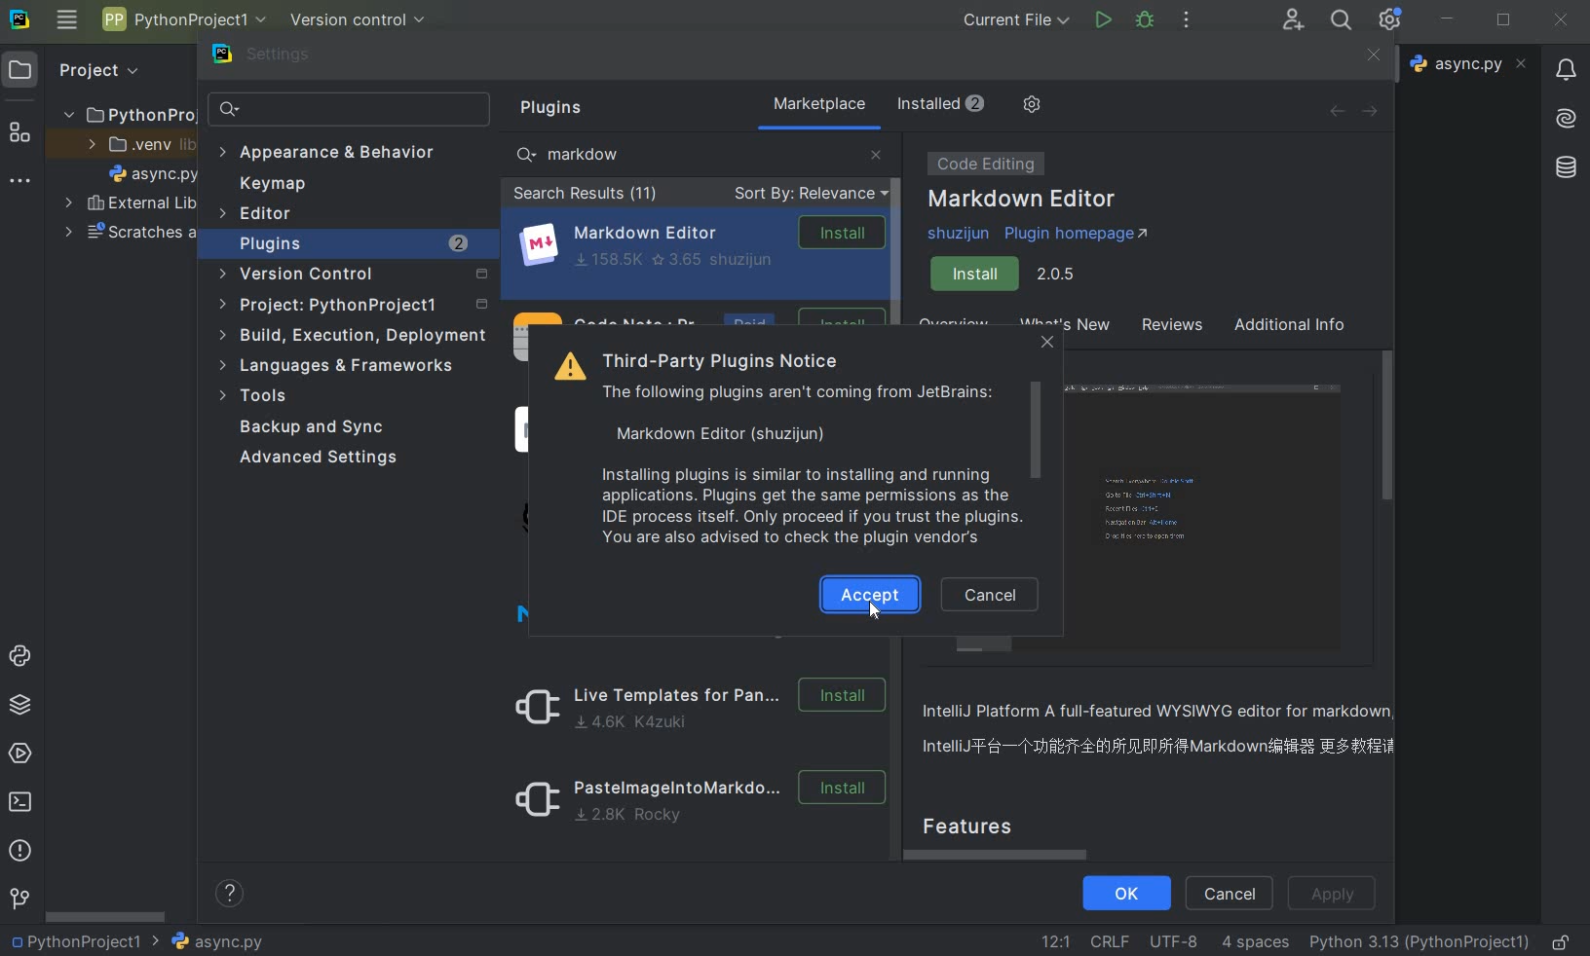  Describe the element at coordinates (67, 23) in the screenshot. I see `main menu` at that location.